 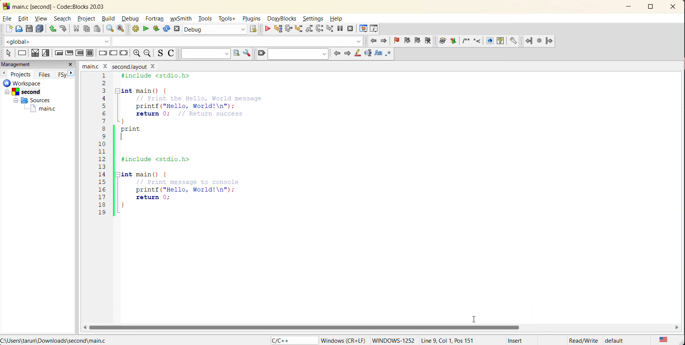 I want to click on exit condition loop, so click(x=69, y=52).